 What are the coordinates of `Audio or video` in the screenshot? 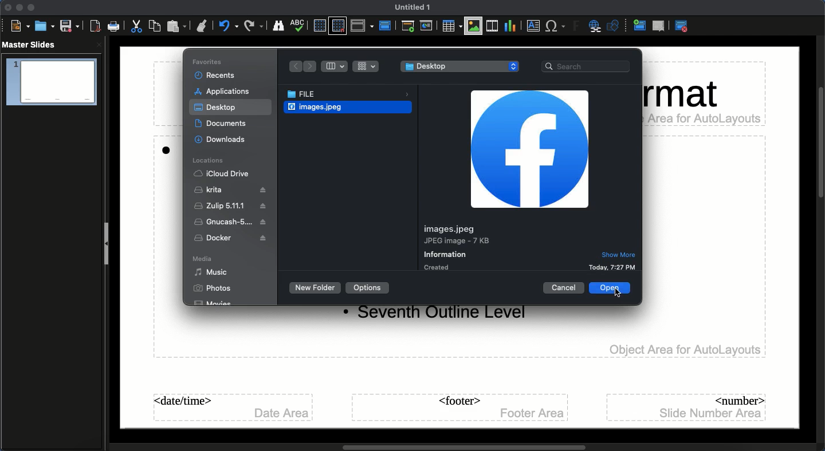 It's located at (492, 27).